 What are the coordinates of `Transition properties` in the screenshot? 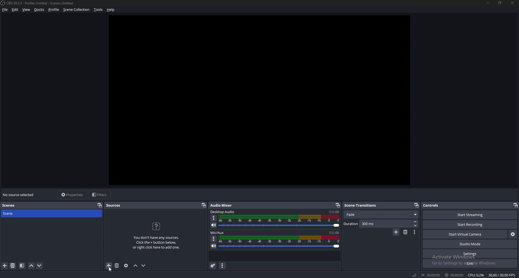 It's located at (414, 232).